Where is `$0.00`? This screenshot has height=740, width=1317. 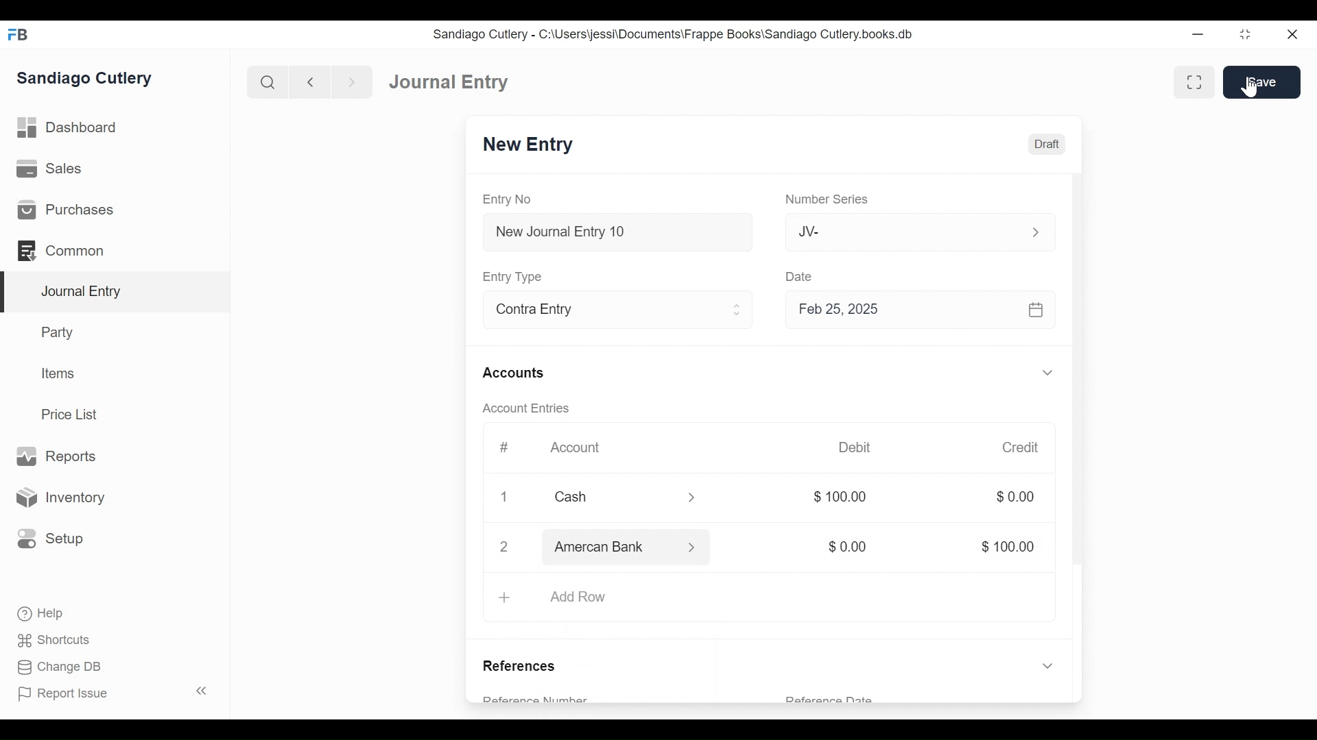
$0.00 is located at coordinates (844, 547).